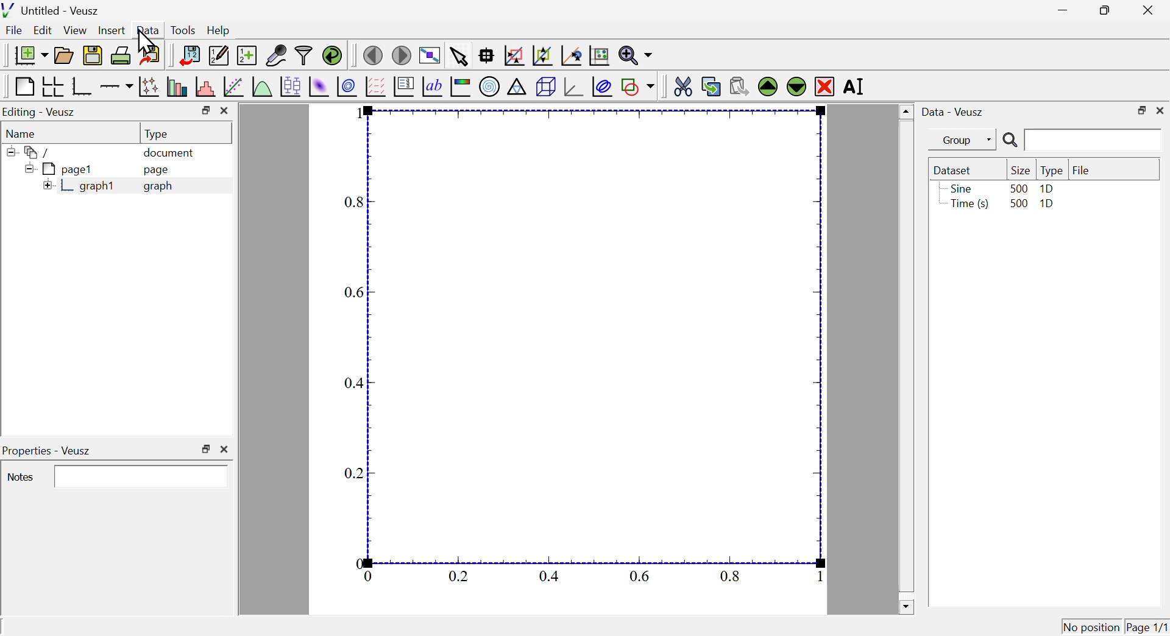 Image resolution: width=1170 pixels, height=636 pixels. Describe the element at coordinates (52, 87) in the screenshot. I see `arrange graphs in a grid` at that location.